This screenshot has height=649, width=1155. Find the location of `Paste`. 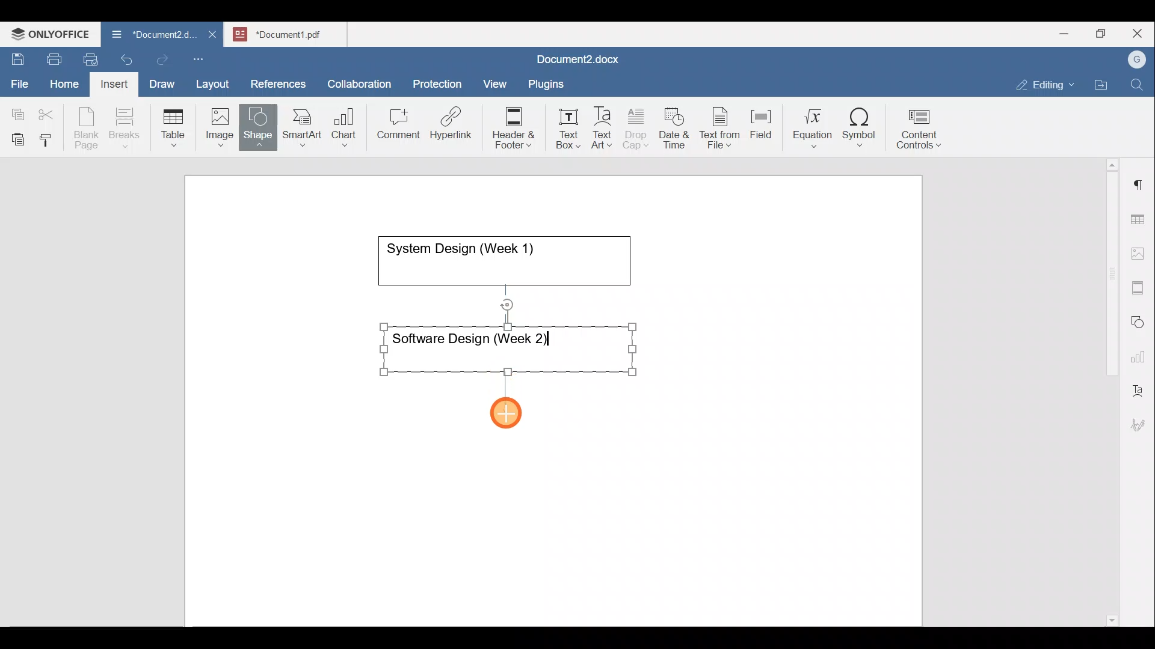

Paste is located at coordinates (15, 136).